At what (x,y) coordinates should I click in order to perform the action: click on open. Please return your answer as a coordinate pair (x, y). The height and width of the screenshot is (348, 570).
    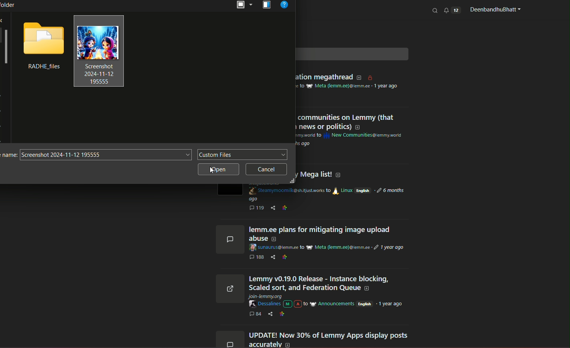
    Looking at the image, I should click on (244, 5).